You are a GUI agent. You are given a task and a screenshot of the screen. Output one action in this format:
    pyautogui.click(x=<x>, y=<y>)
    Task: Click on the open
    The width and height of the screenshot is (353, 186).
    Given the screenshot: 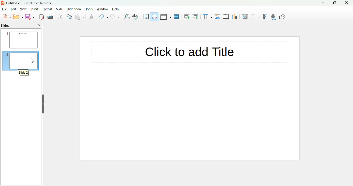 What is the action you would take?
    pyautogui.click(x=18, y=17)
    